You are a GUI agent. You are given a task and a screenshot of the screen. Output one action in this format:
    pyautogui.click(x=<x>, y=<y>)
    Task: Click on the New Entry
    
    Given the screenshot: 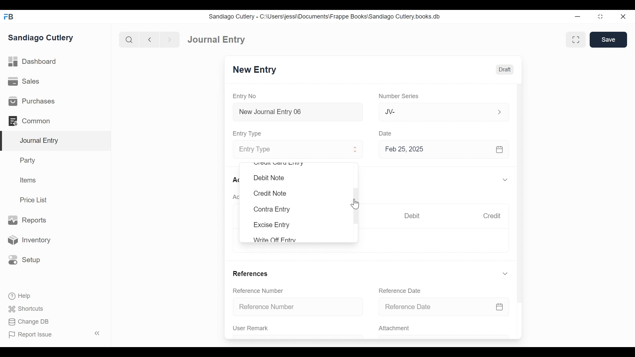 What is the action you would take?
    pyautogui.click(x=255, y=70)
    